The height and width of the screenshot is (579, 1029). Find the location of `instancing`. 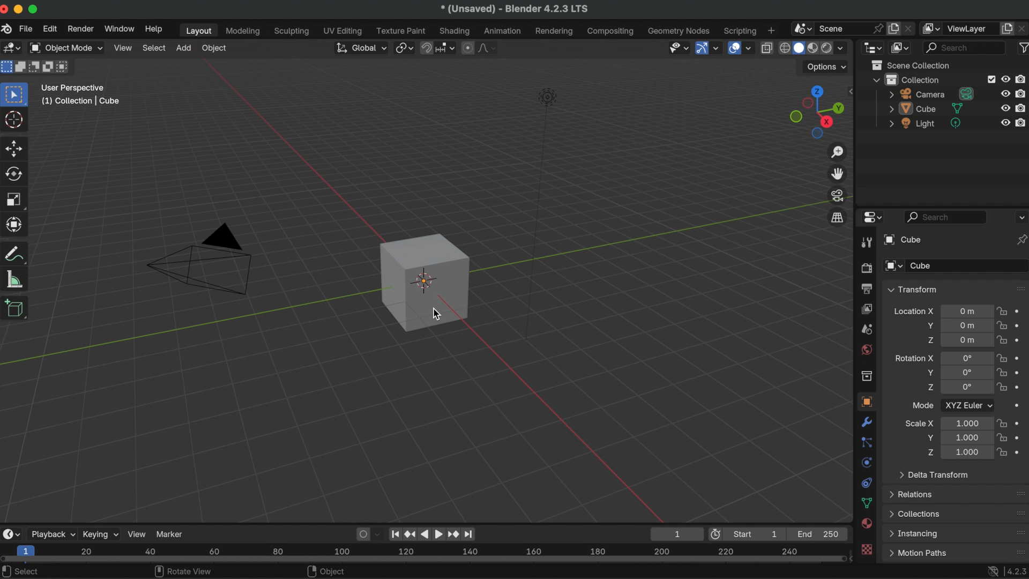

instancing is located at coordinates (916, 534).